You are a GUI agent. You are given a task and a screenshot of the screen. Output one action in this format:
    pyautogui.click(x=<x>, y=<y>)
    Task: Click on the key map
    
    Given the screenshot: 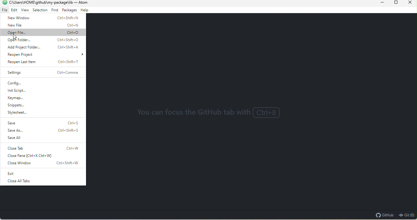 What is the action you would take?
    pyautogui.click(x=19, y=99)
    